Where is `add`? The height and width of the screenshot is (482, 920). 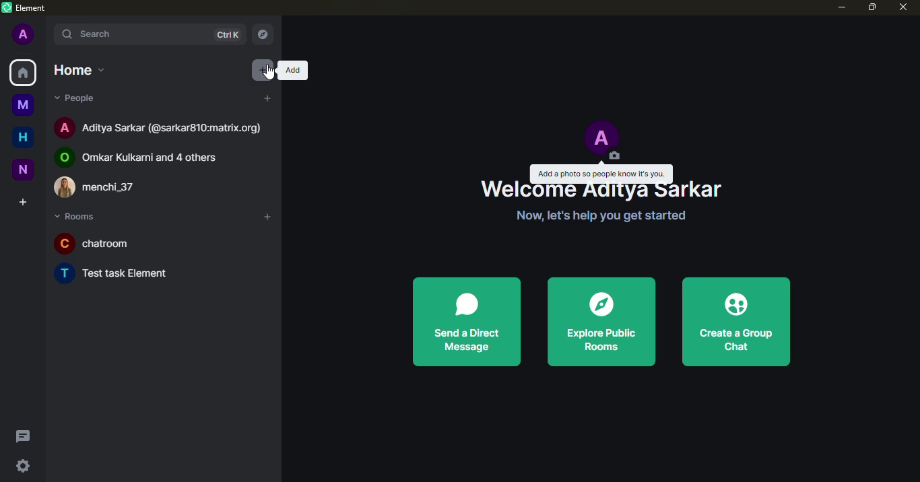
add is located at coordinates (268, 98).